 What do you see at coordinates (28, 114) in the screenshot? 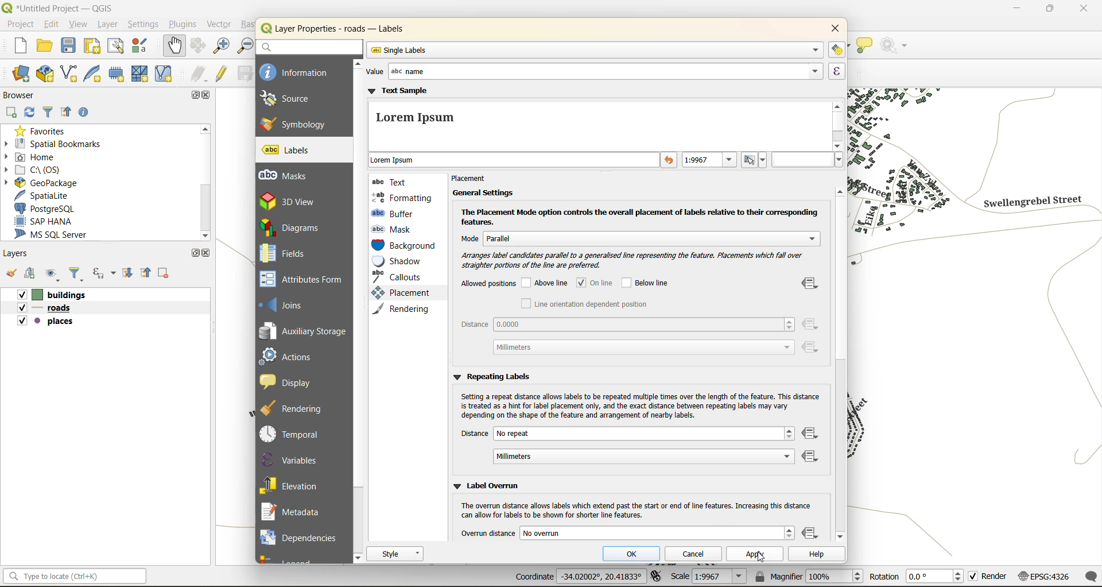
I see `refresh` at bounding box center [28, 114].